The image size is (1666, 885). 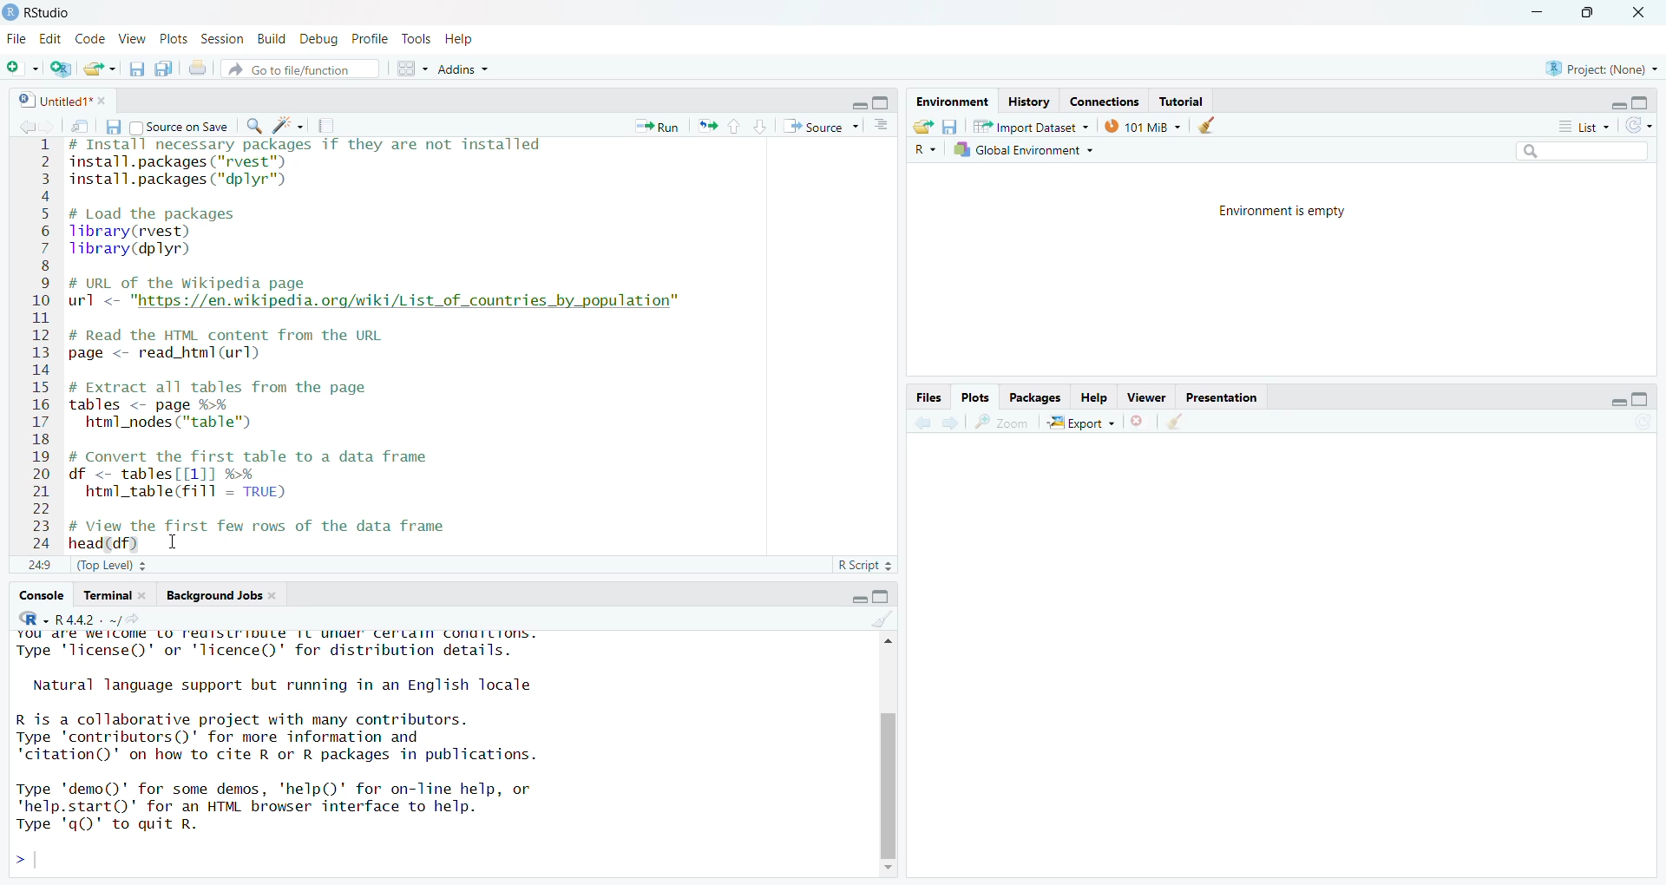 I want to click on # Load the packages library(rvest) library(dplyr), so click(x=166, y=233).